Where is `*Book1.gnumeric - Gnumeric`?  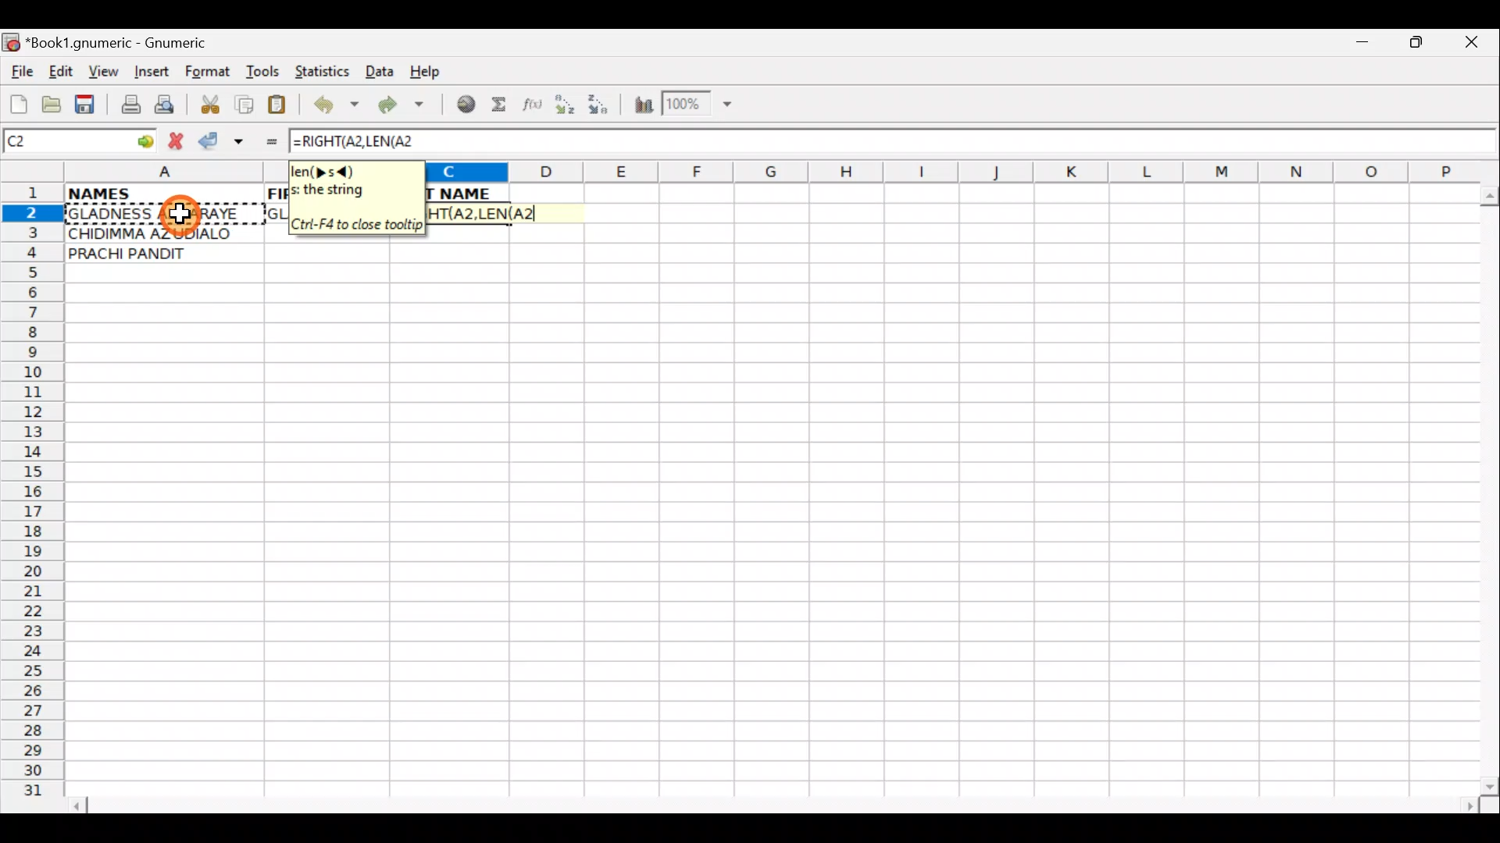
*Book1.gnumeric - Gnumeric is located at coordinates (130, 43).